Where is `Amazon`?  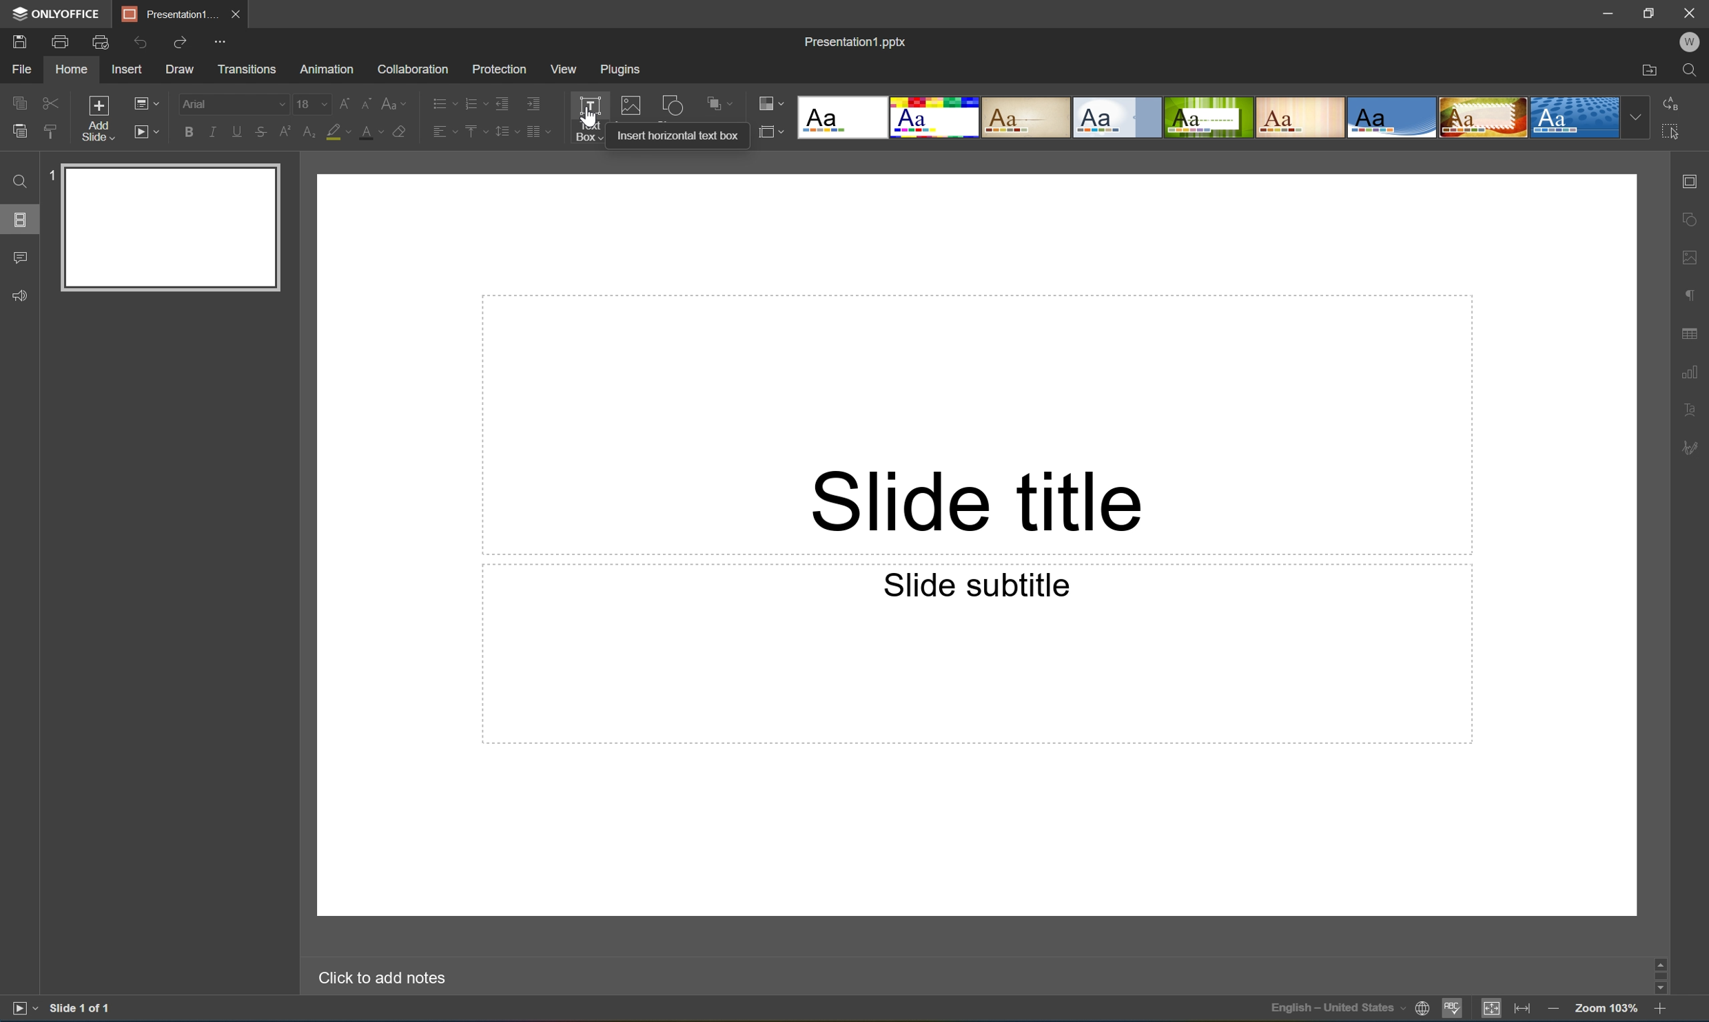 Amazon is located at coordinates (328, 67).